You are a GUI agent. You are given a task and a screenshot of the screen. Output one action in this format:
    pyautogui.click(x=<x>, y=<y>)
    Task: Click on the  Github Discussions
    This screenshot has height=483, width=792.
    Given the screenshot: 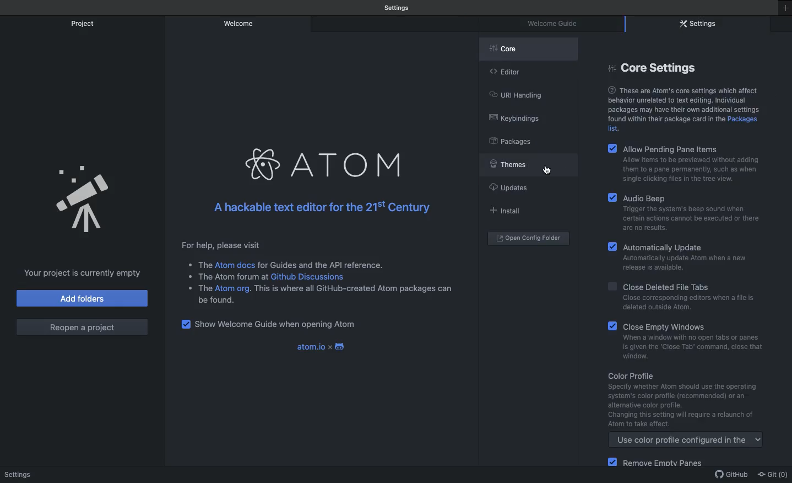 What is the action you would take?
    pyautogui.click(x=310, y=276)
    